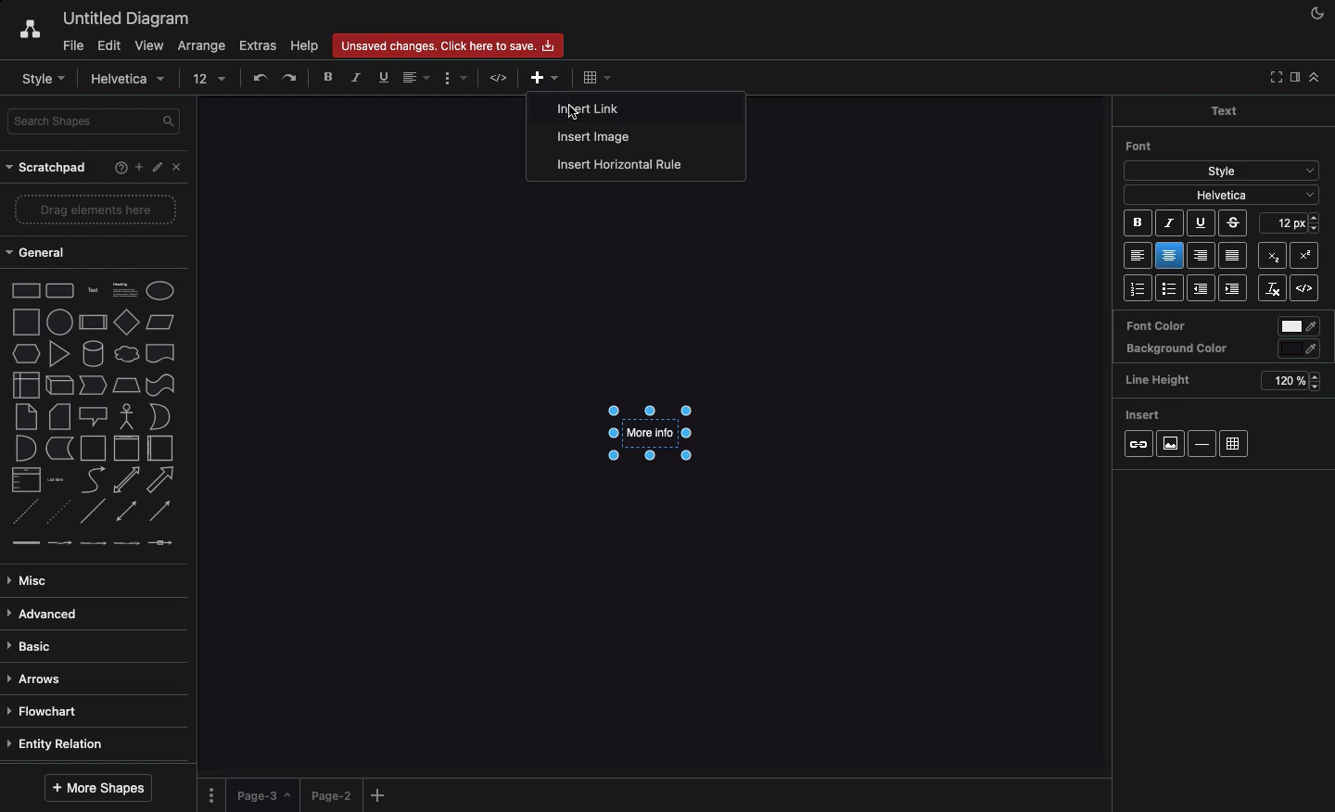  I want to click on Redo, so click(291, 78).